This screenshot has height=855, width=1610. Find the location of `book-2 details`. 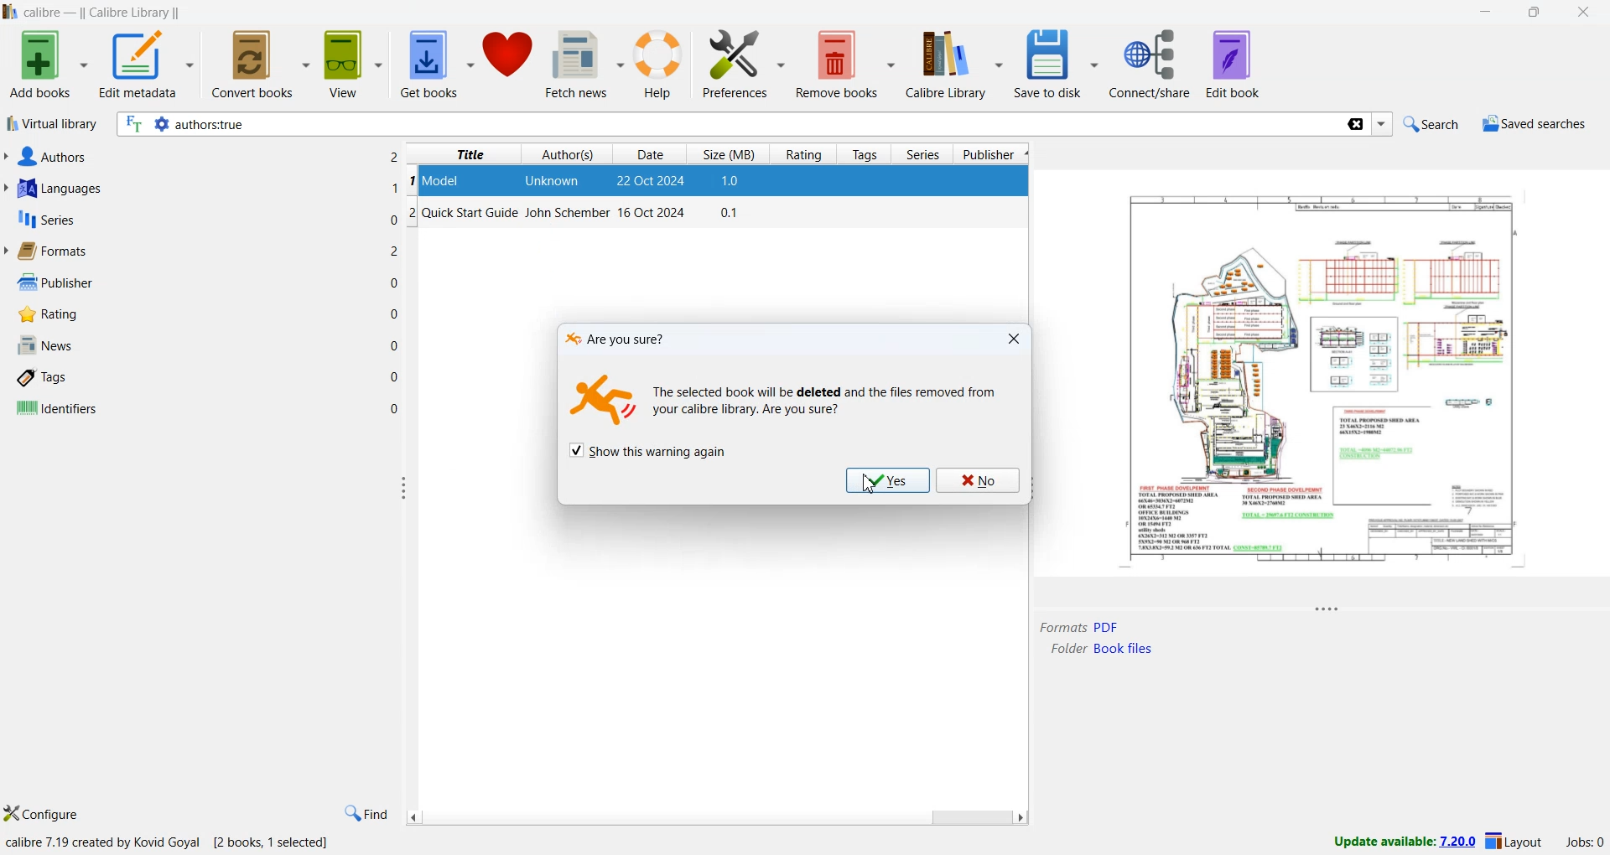

book-2 details is located at coordinates (577, 215).